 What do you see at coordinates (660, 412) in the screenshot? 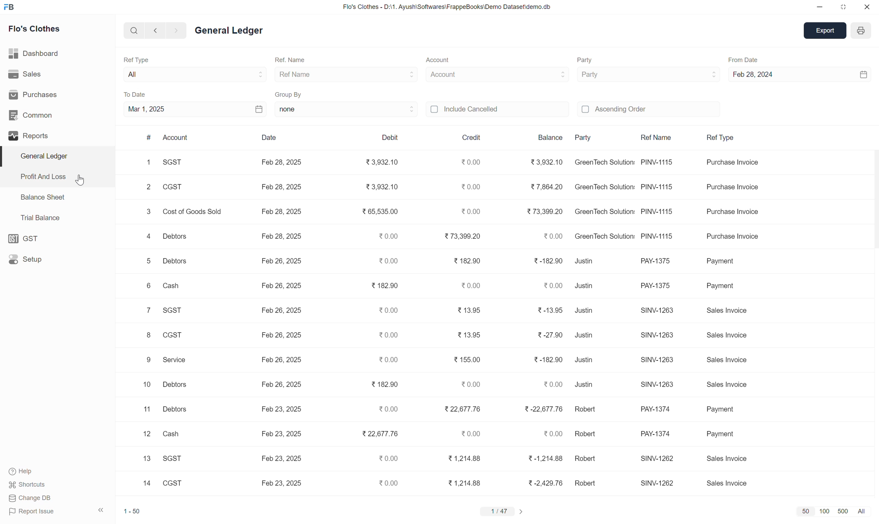
I see `PAY-1374` at bounding box center [660, 412].